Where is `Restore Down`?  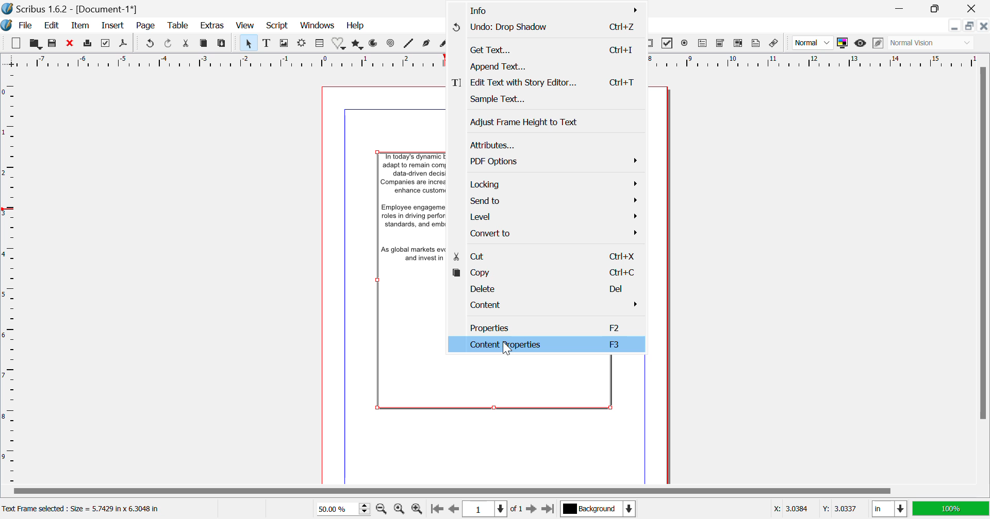 Restore Down is located at coordinates (903, 8).